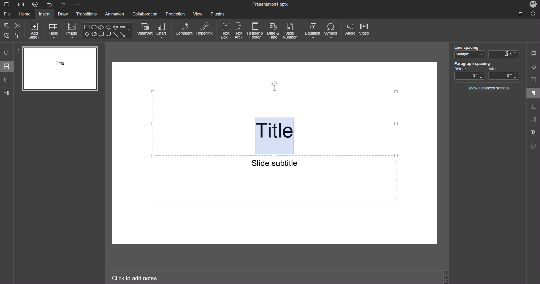 This screenshot has height=284, width=540. Describe the element at coordinates (351, 31) in the screenshot. I see `Audio` at that location.